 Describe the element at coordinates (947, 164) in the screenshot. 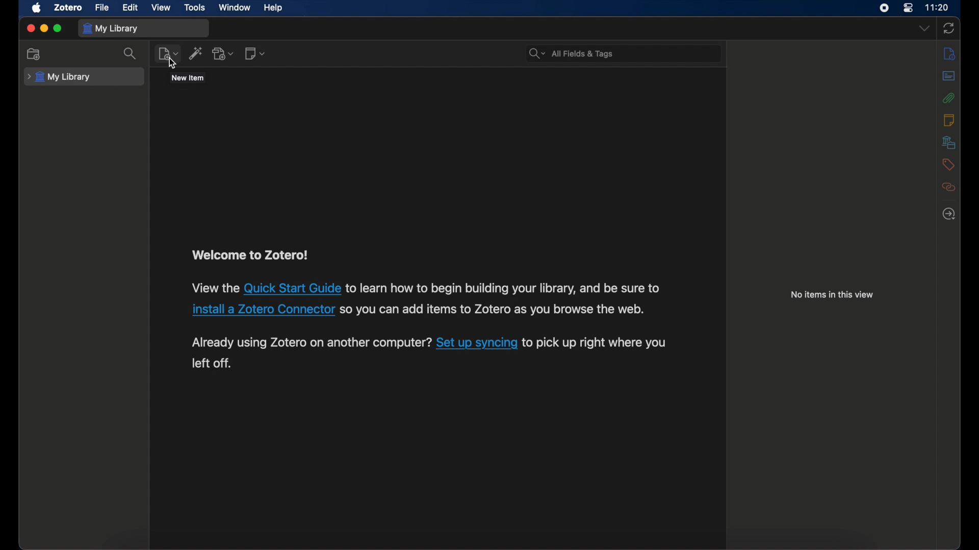

I see `tags` at that location.